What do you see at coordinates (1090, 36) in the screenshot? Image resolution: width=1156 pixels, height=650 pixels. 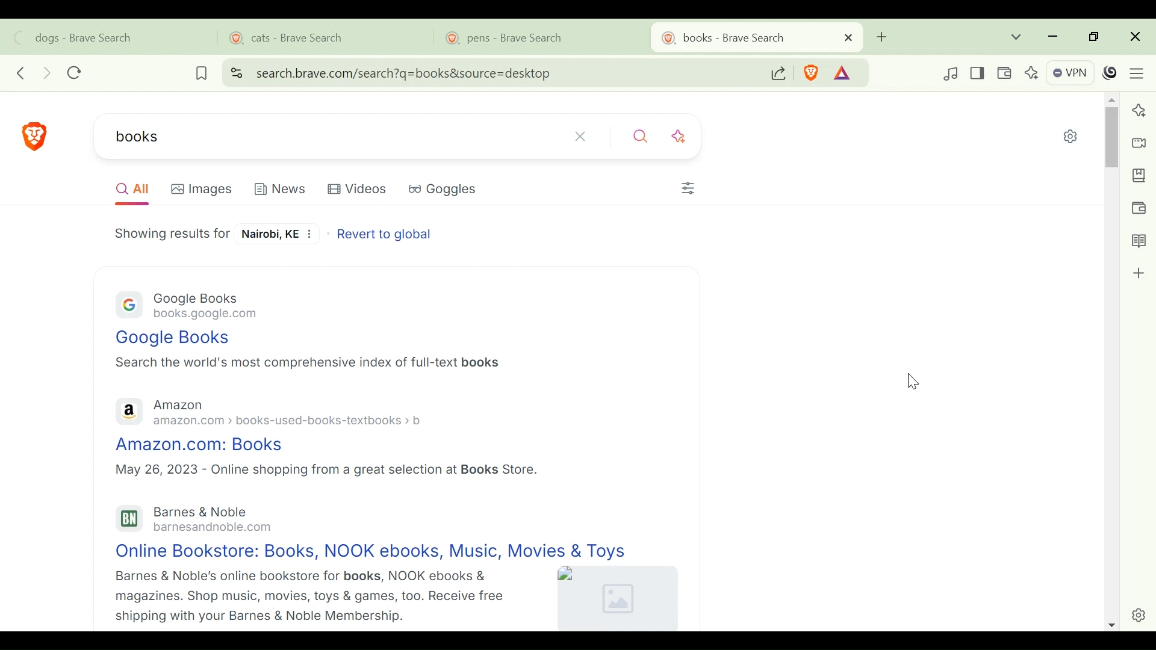 I see `restore` at bounding box center [1090, 36].